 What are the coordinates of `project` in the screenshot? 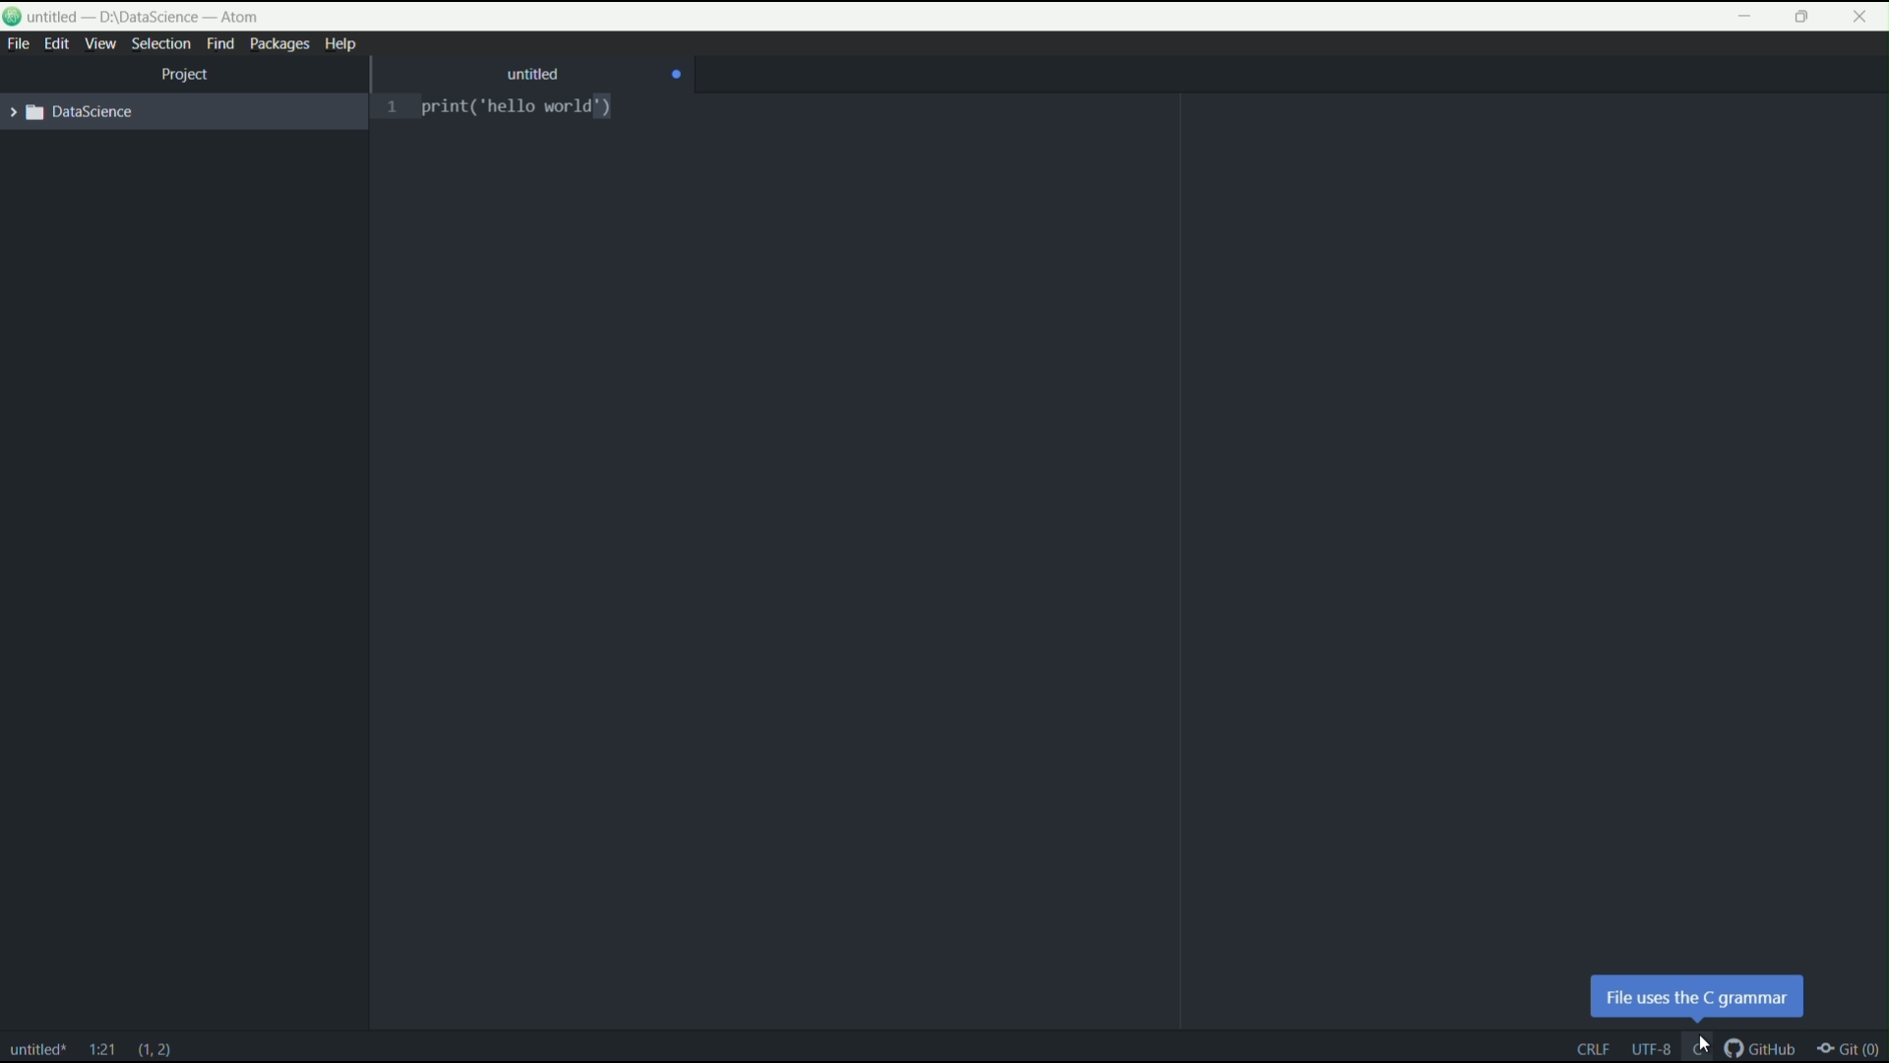 It's located at (187, 73).